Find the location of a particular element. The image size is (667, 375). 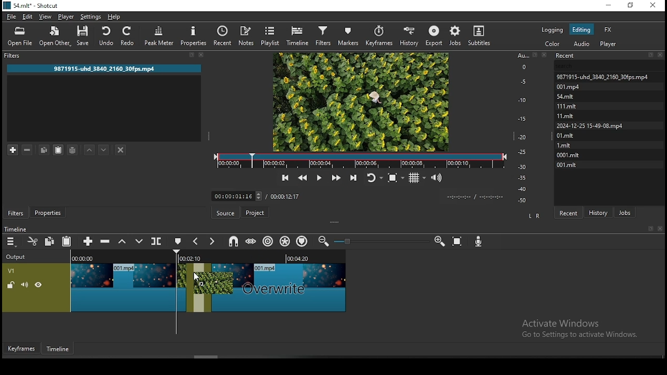

9871915-uhd 3840 2160 30fps.mp4 is located at coordinates (109, 69).